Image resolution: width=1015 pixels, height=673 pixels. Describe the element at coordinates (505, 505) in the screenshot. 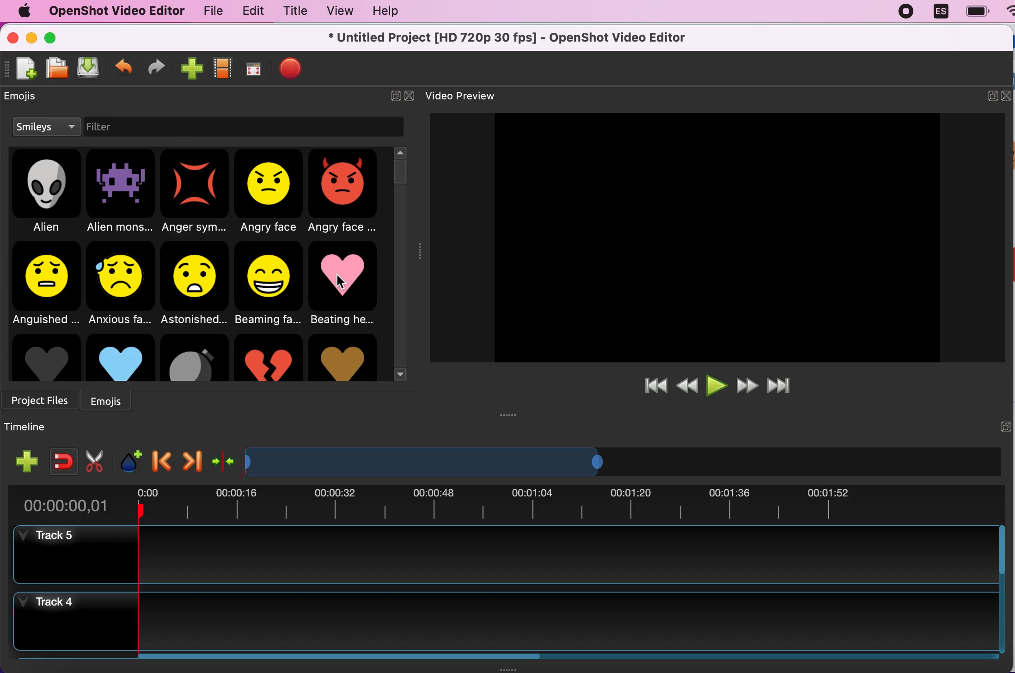

I see `time duration` at that location.